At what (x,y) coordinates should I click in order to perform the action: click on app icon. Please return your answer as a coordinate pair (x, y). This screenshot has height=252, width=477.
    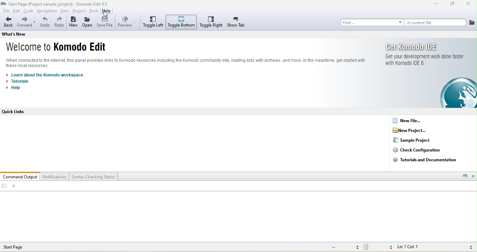
    Looking at the image, I should click on (4, 3).